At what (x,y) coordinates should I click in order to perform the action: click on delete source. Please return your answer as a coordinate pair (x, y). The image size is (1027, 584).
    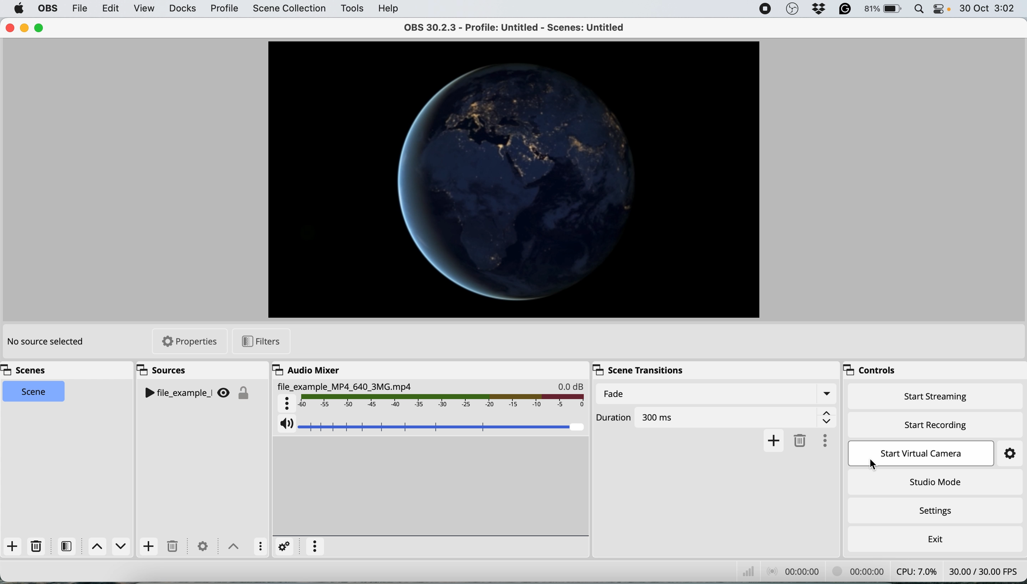
    Looking at the image, I should click on (176, 546).